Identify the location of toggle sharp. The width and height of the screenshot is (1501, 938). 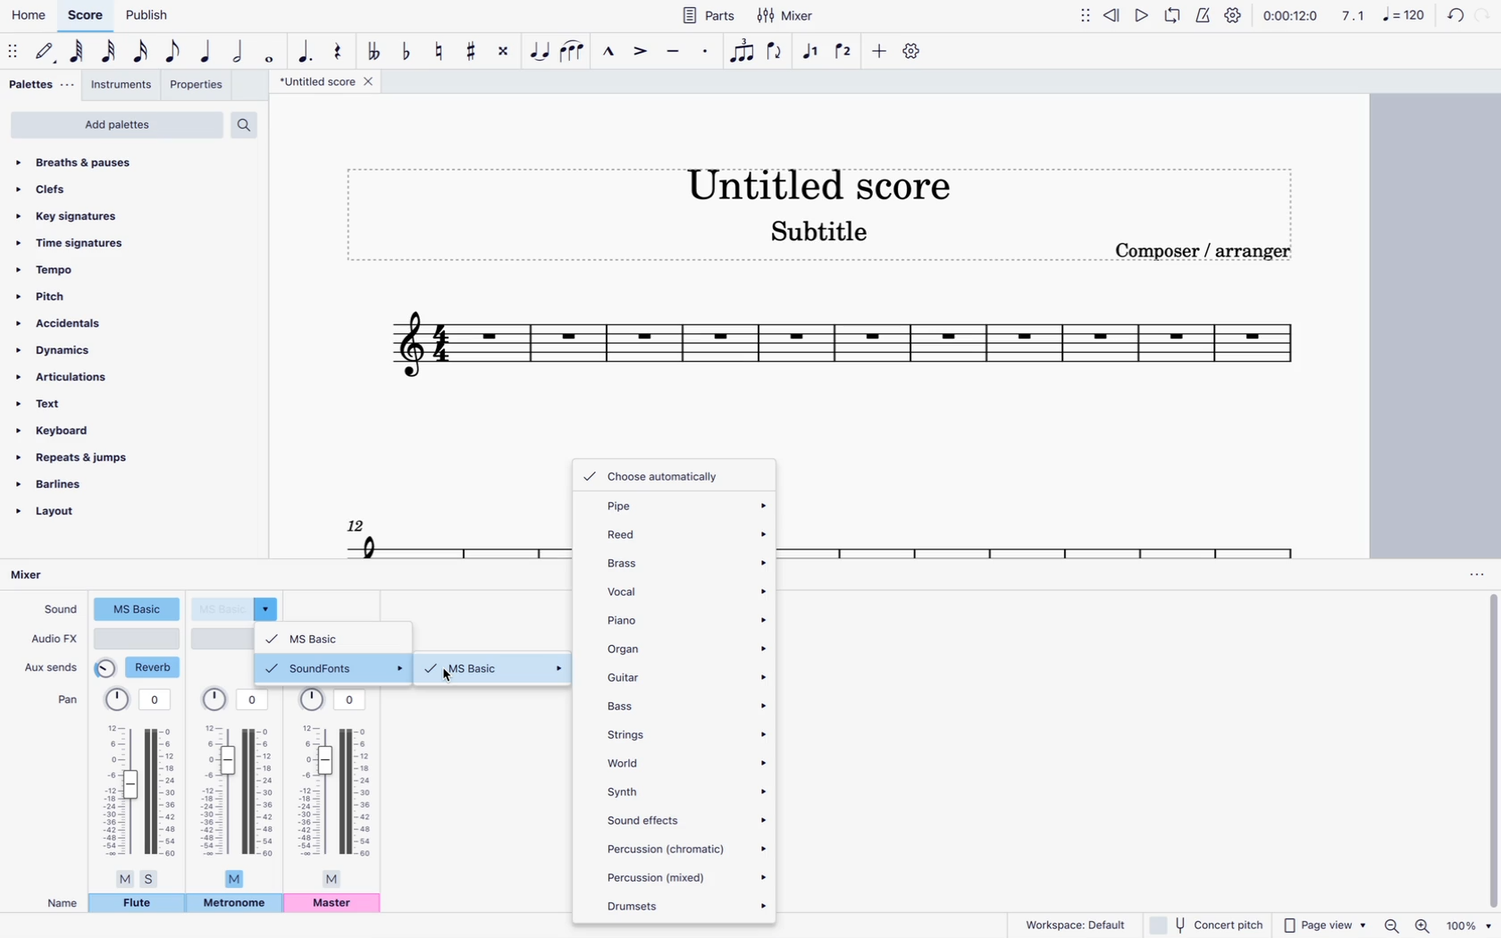
(474, 54).